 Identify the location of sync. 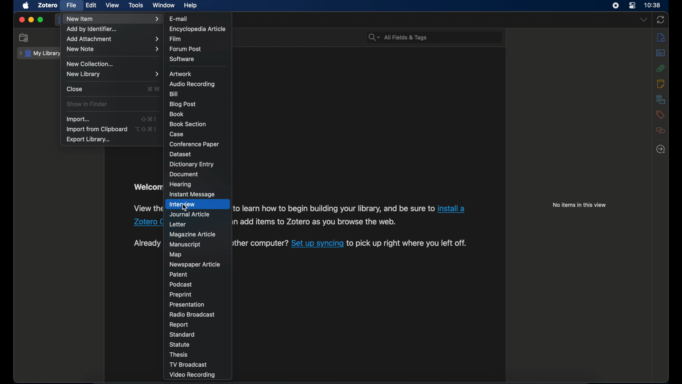
(661, 20).